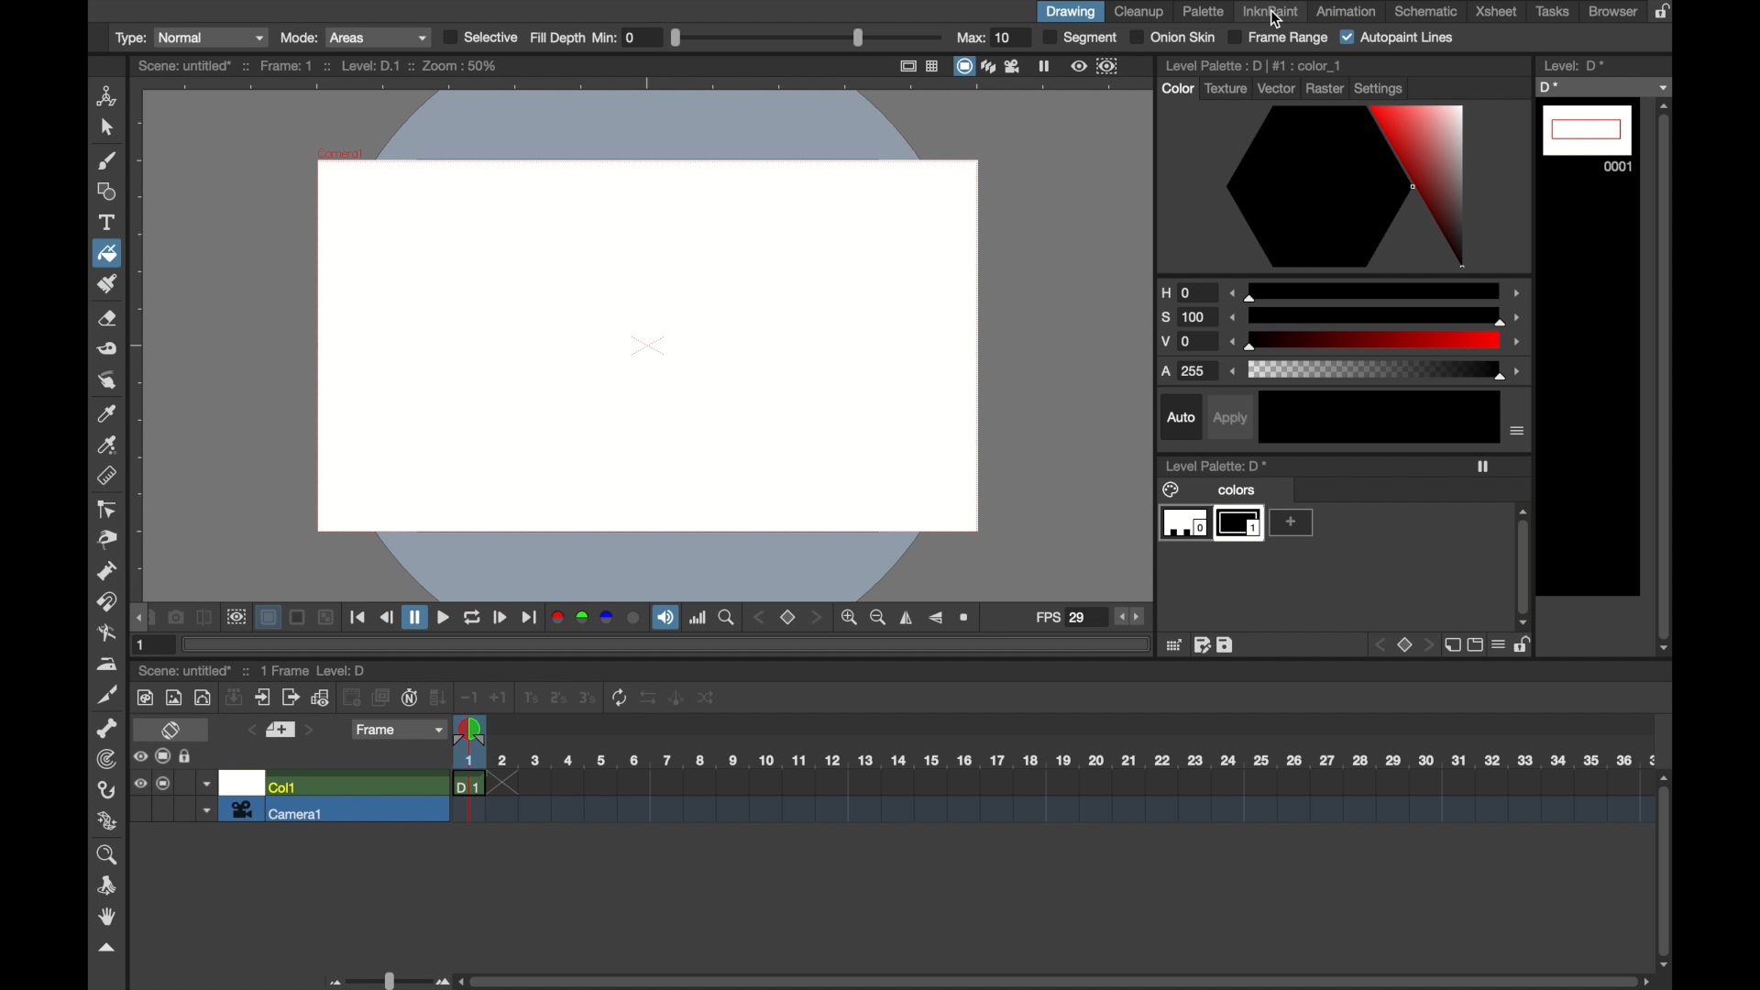 The image size is (1760, 990). I want to click on onion skin, so click(1173, 37).